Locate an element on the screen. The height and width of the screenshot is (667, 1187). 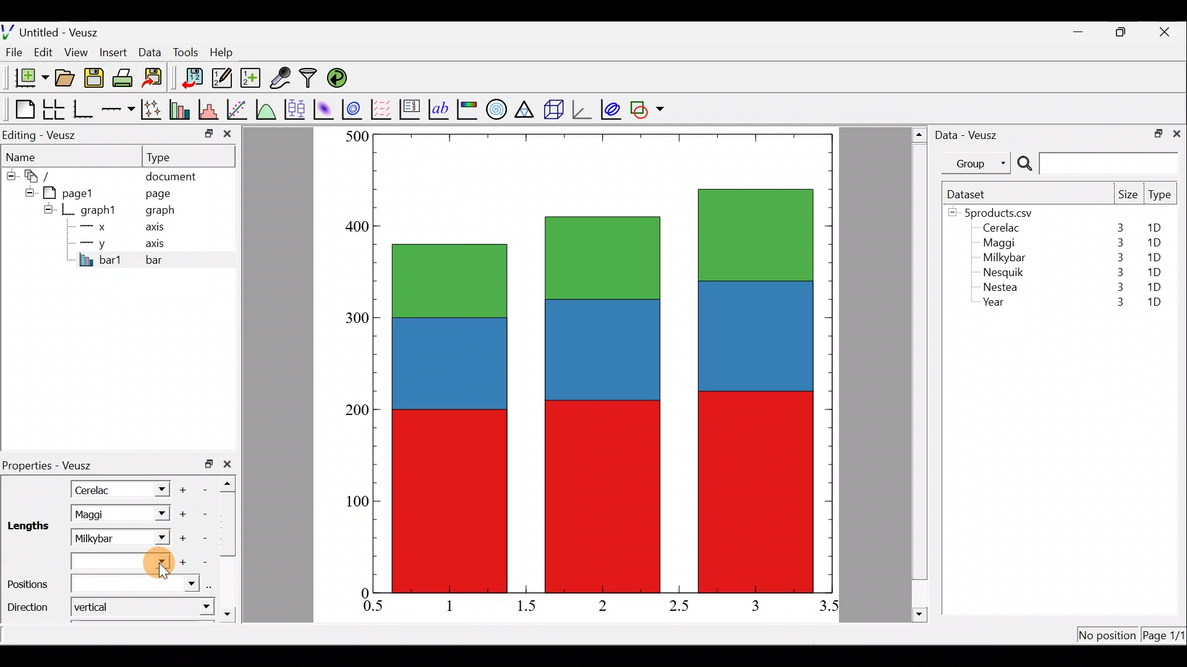
close is located at coordinates (230, 464).